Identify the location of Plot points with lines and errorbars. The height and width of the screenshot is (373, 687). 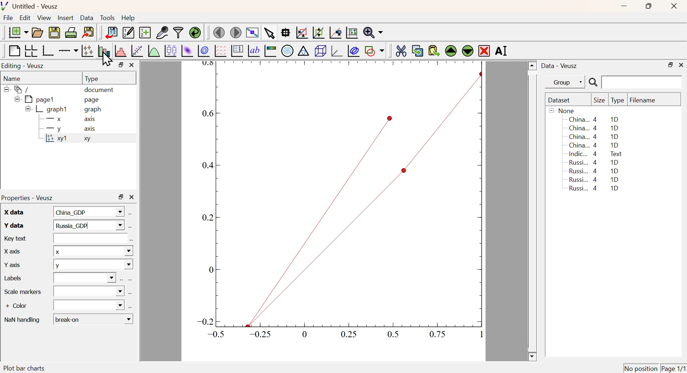
(88, 51).